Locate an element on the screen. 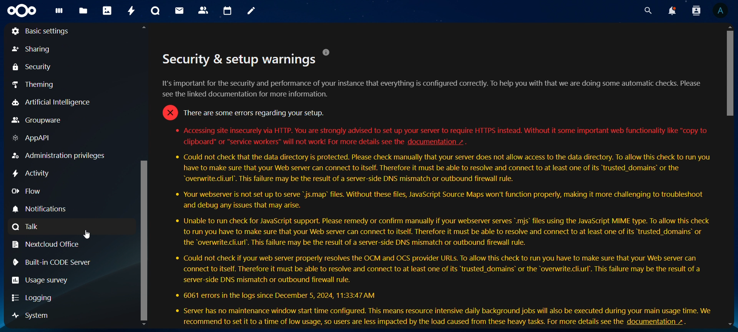 The width and height of the screenshot is (738, 332). search is located at coordinates (647, 10).